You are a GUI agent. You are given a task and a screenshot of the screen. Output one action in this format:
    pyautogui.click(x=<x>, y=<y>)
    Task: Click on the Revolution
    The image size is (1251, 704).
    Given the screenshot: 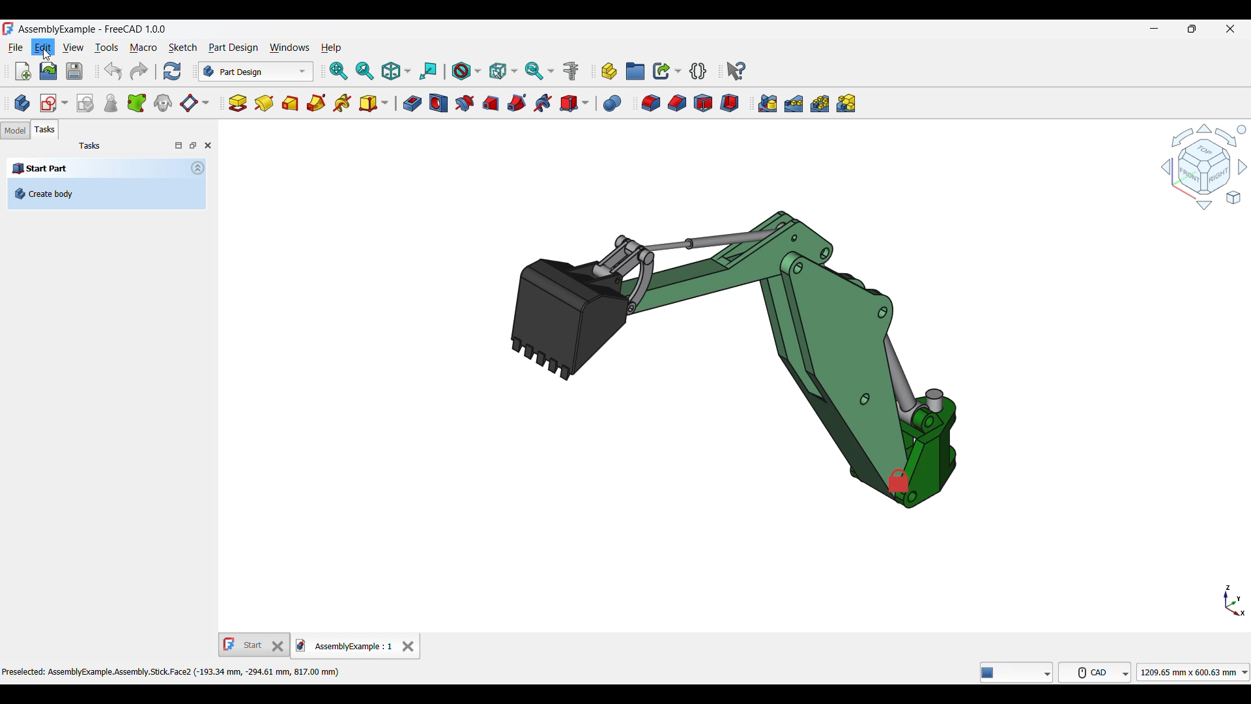 What is the action you would take?
    pyautogui.click(x=265, y=103)
    